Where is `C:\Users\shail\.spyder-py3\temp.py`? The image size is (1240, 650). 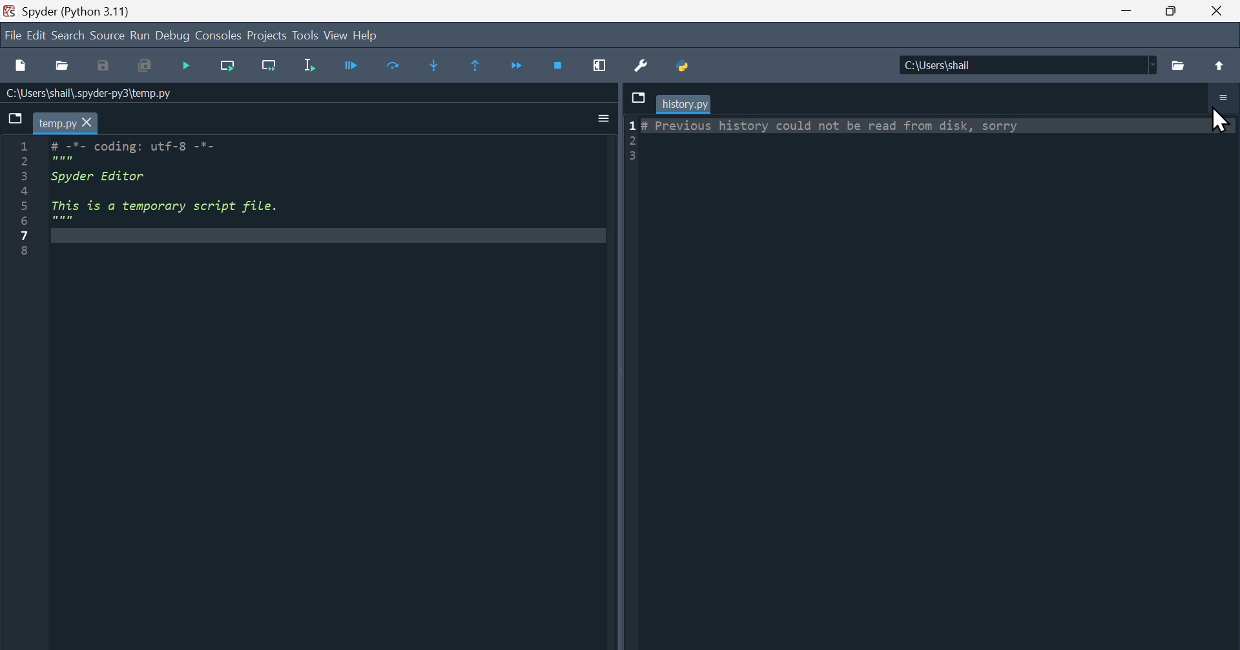
C:\Users\shail\.spyder-py3\temp.py is located at coordinates (90, 96).